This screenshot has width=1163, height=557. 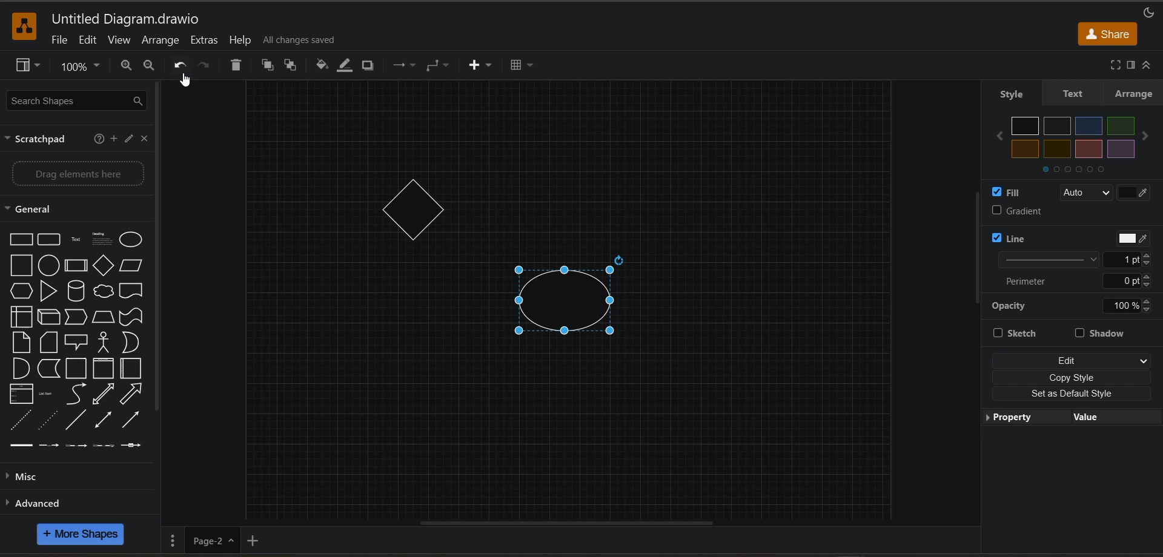 What do you see at coordinates (50, 240) in the screenshot?
I see `Rounded Rectangle` at bounding box center [50, 240].